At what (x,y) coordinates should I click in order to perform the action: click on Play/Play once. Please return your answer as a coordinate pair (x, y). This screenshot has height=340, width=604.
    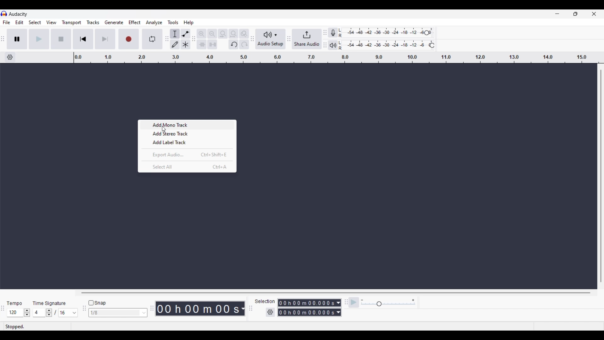
    Looking at the image, I should click on (39, 39).